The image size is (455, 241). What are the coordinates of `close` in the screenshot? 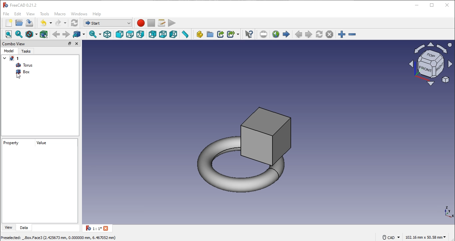 It's located at (447, 4).